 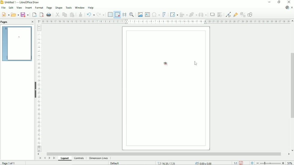 What do you see at coordinates (165, 153) in the screenshot?
I see `Horizontal scrollbar` at bounding box center [165, 153].